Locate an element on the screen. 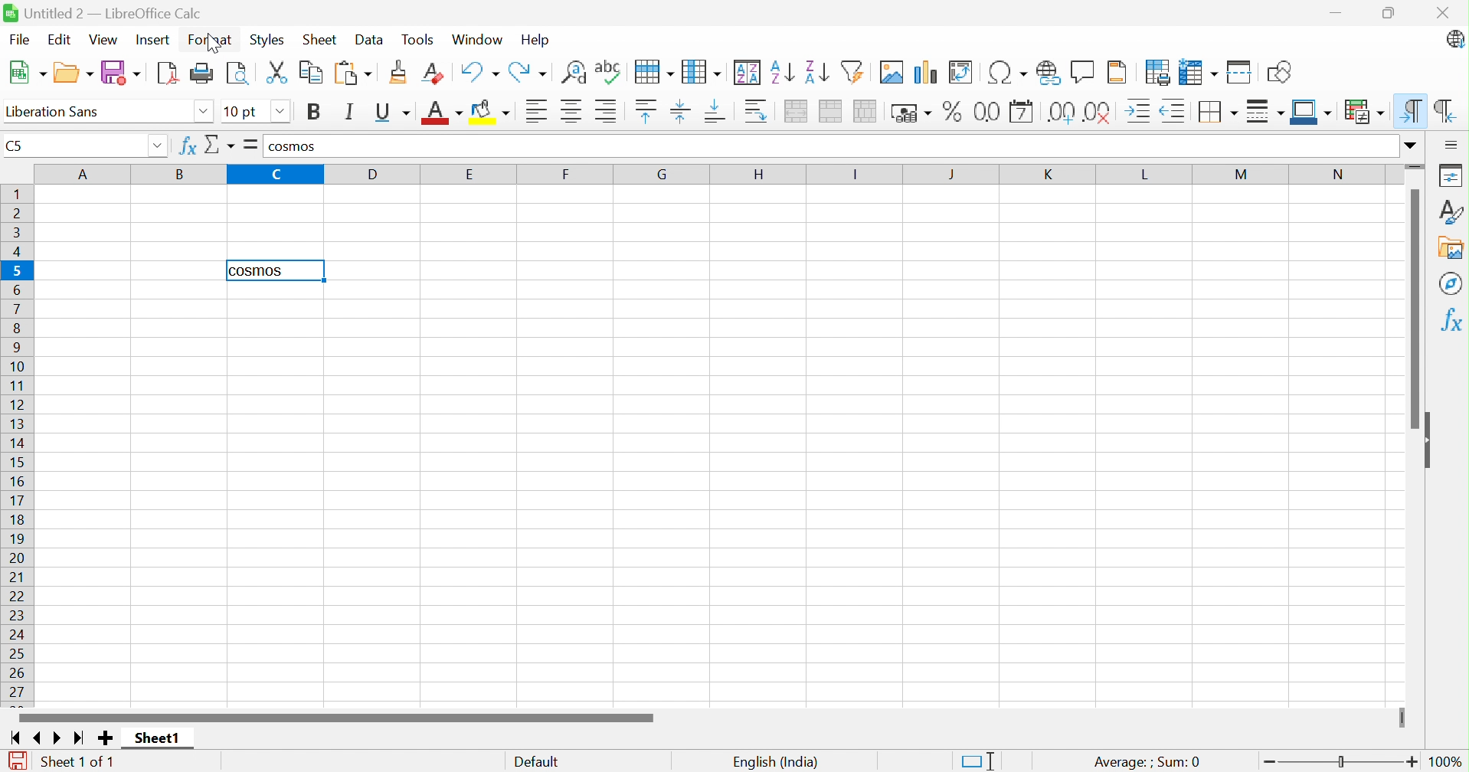 The image size is (1469, 772). Bold is located at coordinates (315, 114).